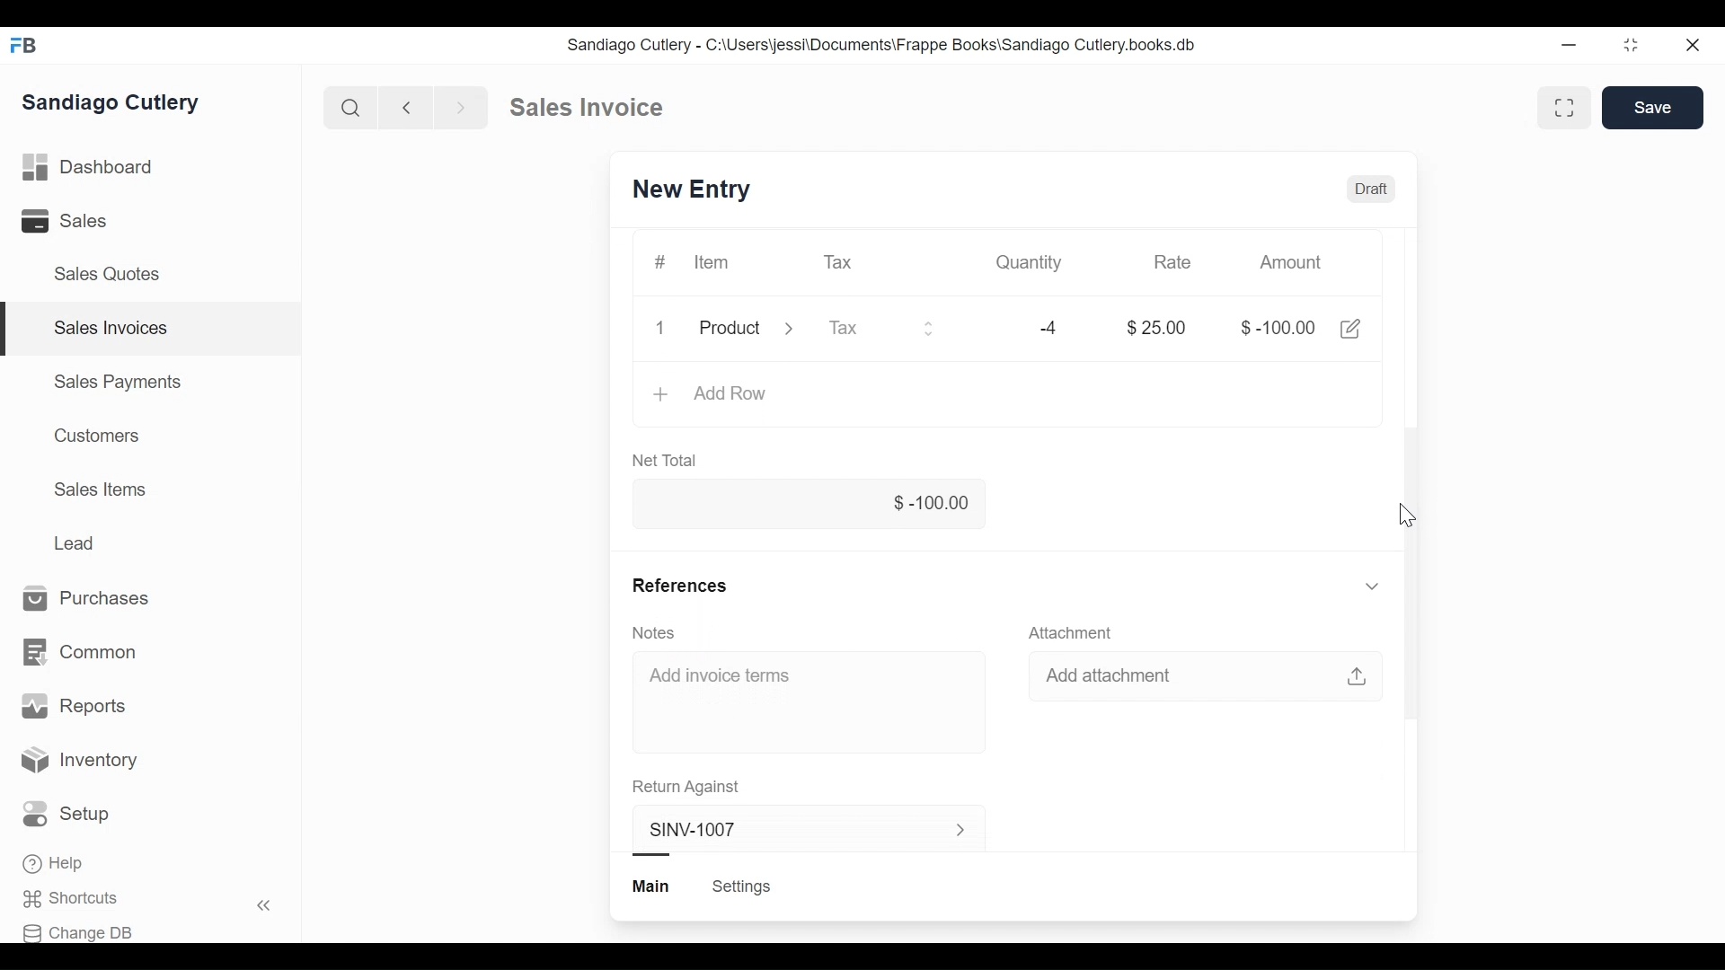 This screenshot has width=1725, height=970. Describe the element at coordinates (742, 886) in the screenshot. I see `Settings` at that location.